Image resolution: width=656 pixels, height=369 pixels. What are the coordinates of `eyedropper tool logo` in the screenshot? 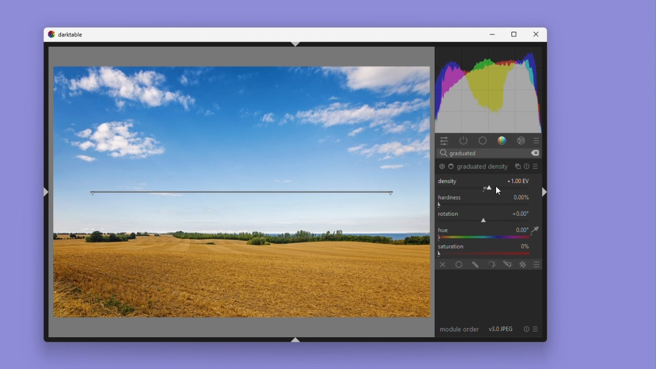 It's located at (536, 230).